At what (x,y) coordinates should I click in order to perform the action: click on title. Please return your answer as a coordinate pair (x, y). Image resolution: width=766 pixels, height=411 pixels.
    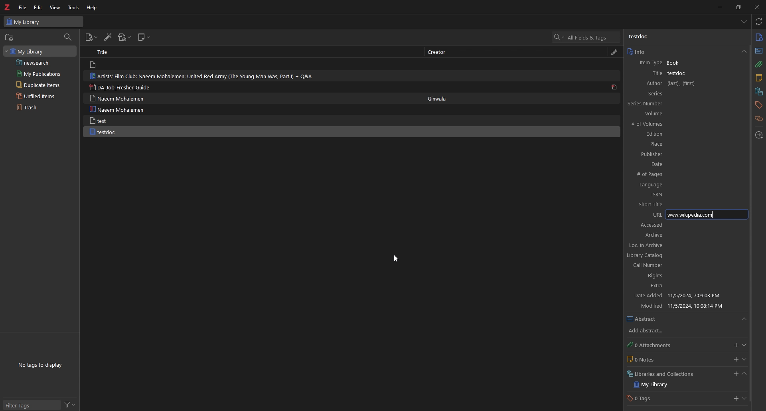
    Looking at the image, I should click on (654, 73).